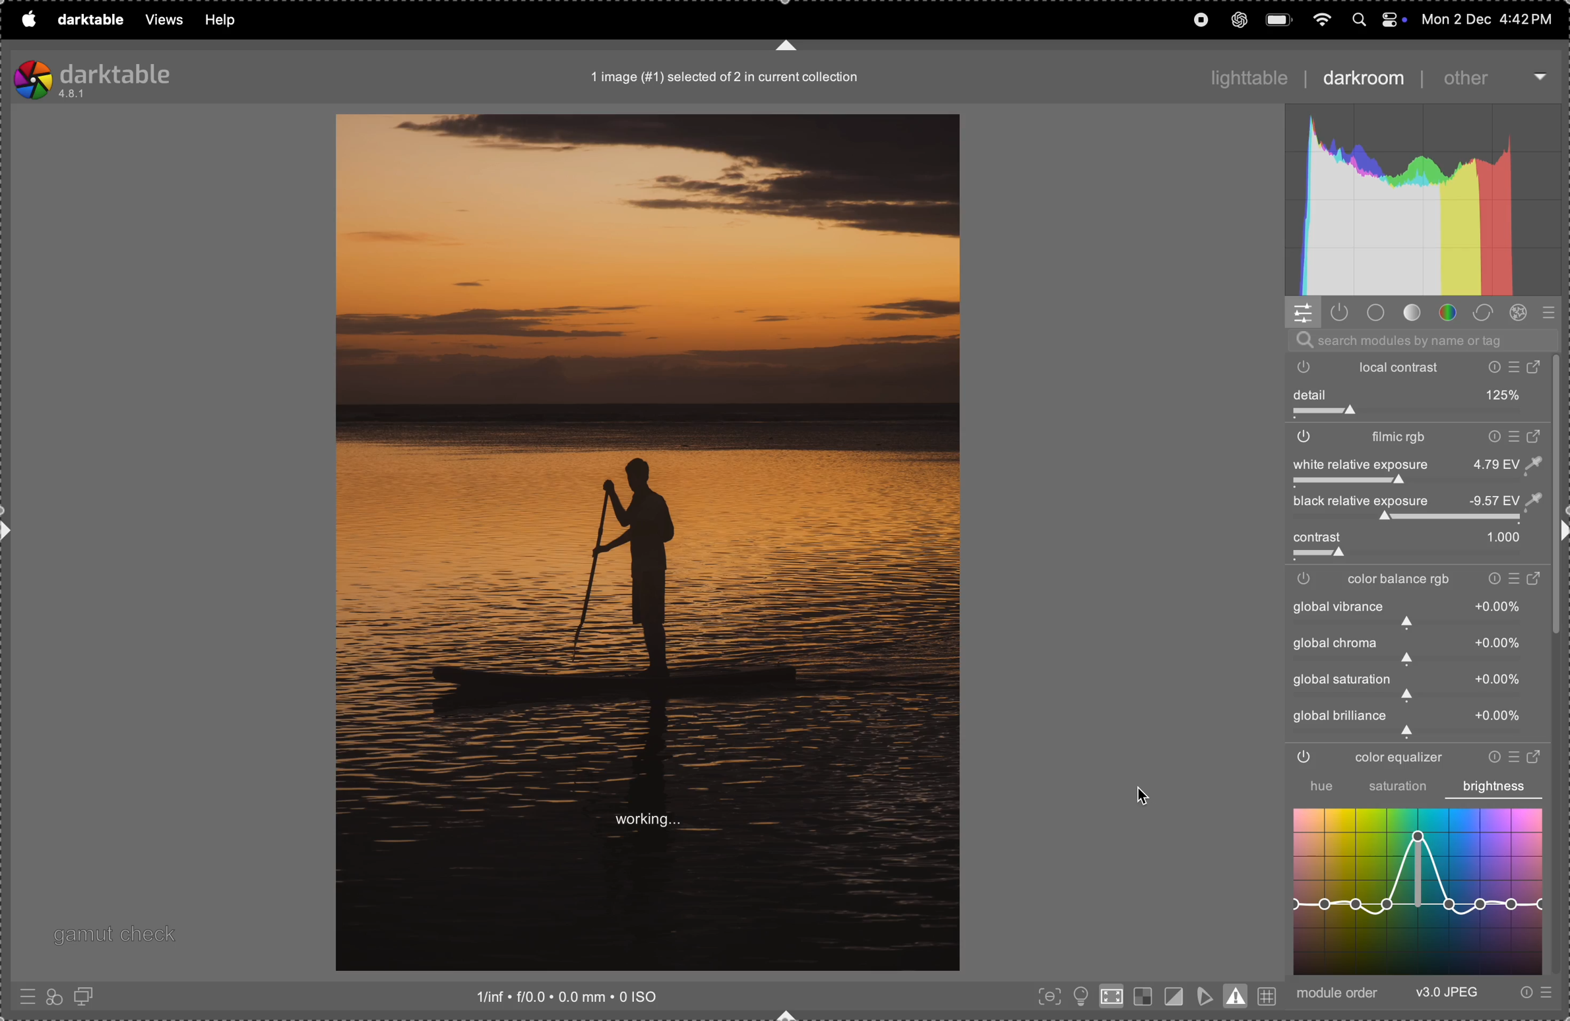  What do you see at coordinates (1110, 999) in the screenshot?
I see `toggle iso` at bounding box center [1110, 999].